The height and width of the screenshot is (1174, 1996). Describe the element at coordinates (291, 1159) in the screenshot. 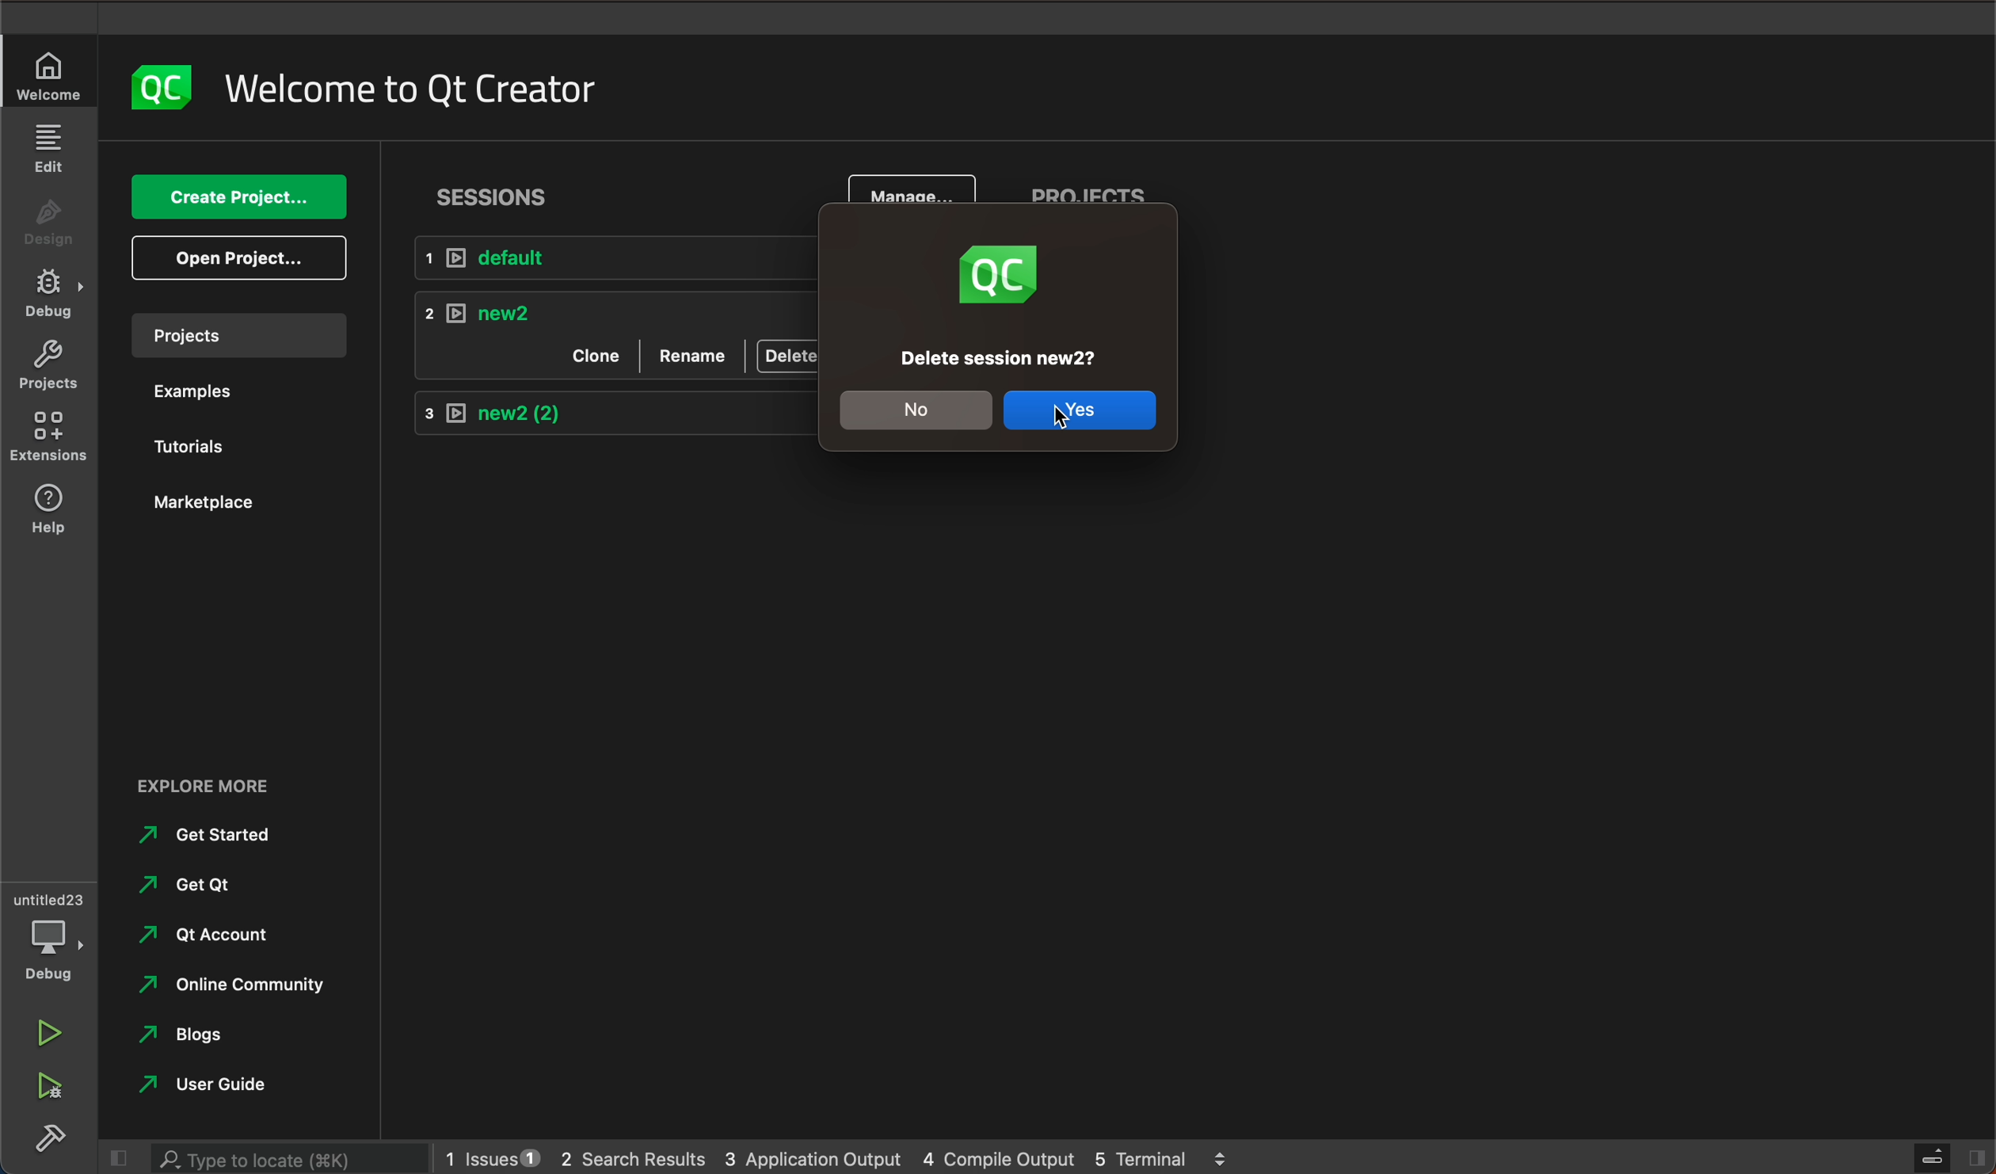

I see `search` at that location.